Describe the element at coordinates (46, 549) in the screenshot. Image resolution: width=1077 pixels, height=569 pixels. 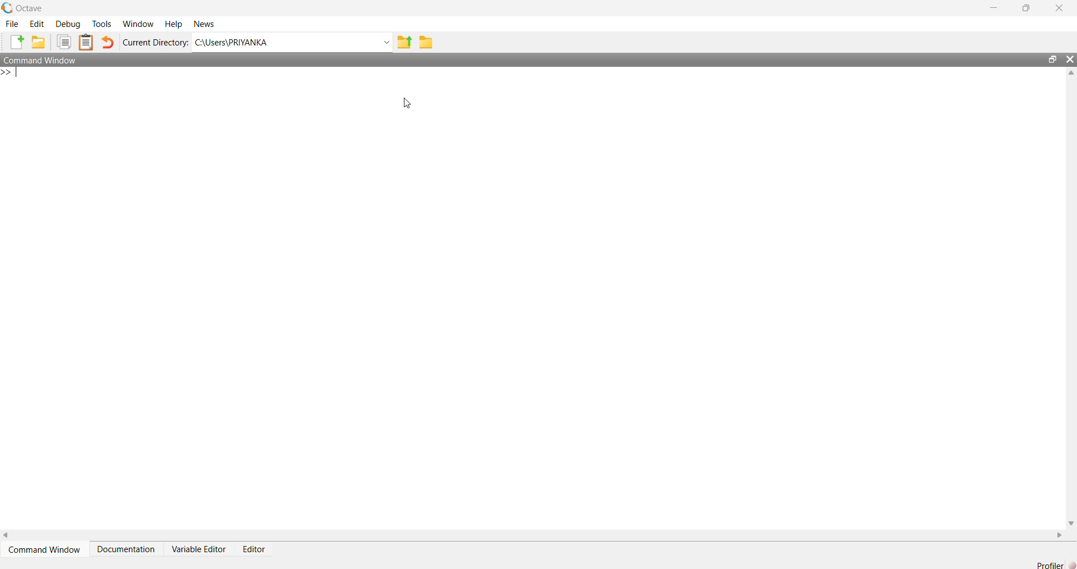
I see `Command Window` at that location.